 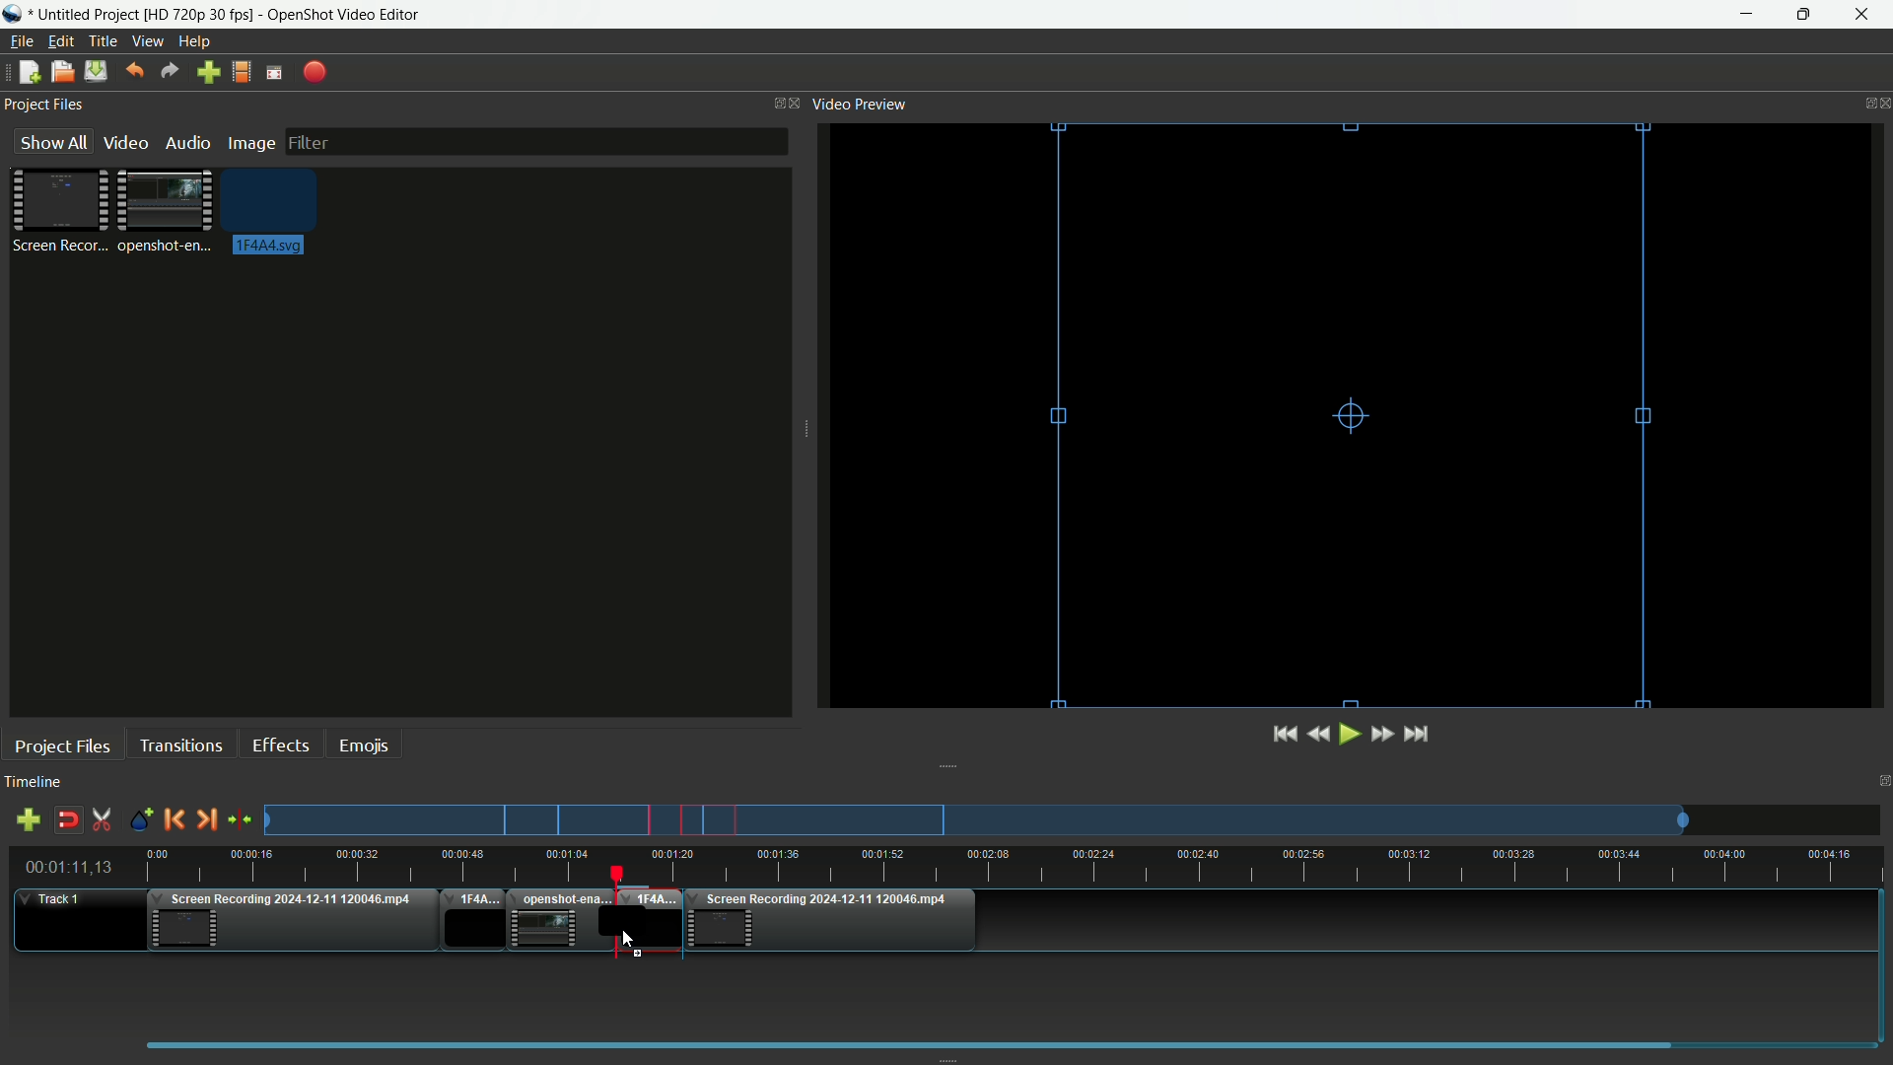 I want to click on dragging placeholder to another empty space, so click(x=646, y=921).